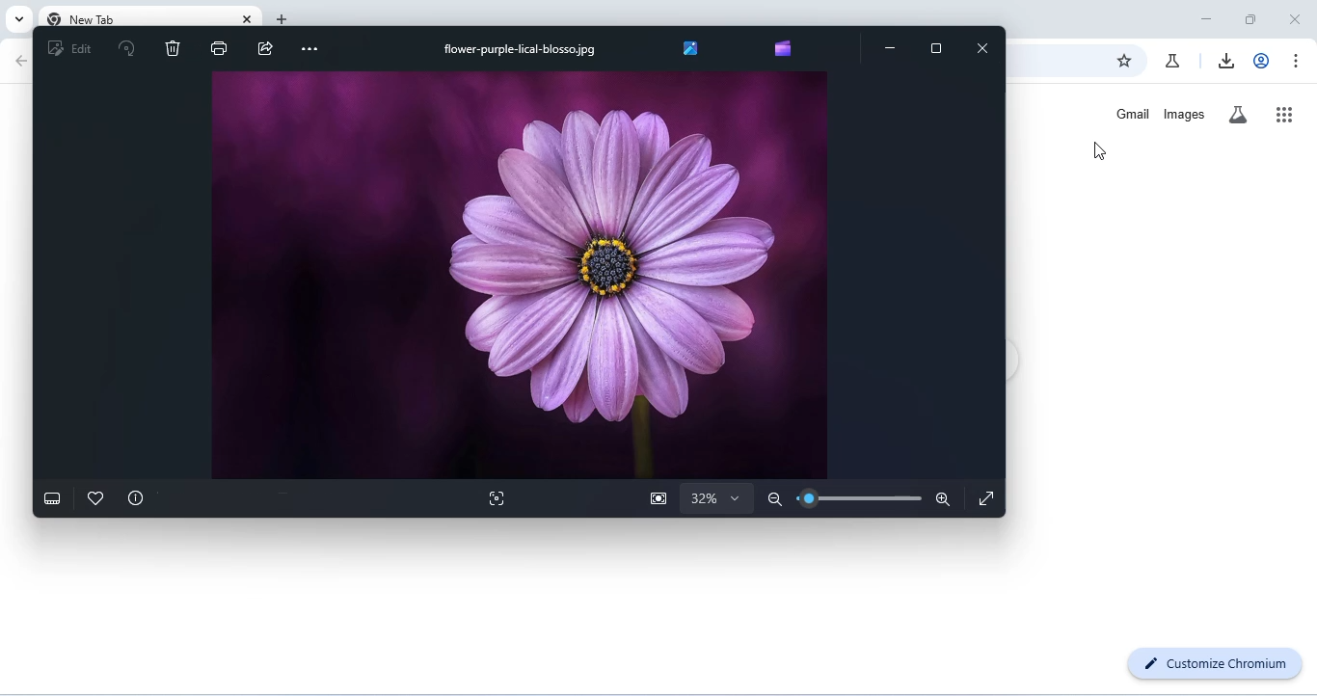 This screenshot has width=1317, height=696. Describe the element at coordinates (1173, 60) in the screenshot. I see `chrome labs` at that location.